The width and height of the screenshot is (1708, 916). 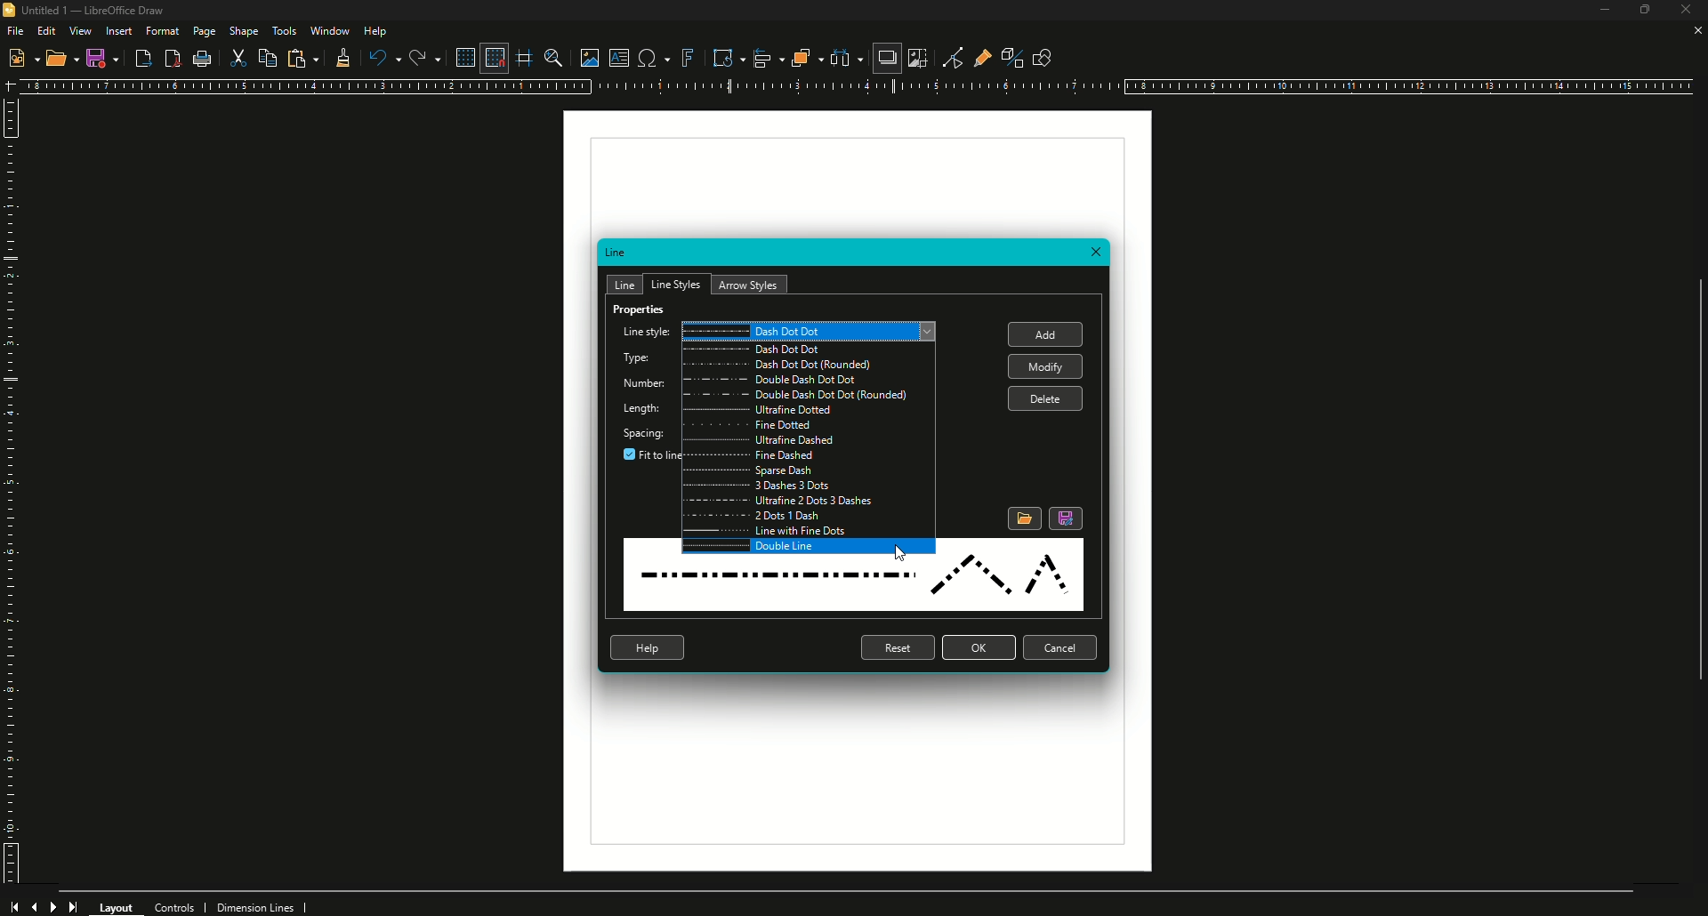 I want to click on Shape, so click(x=245, y=31).